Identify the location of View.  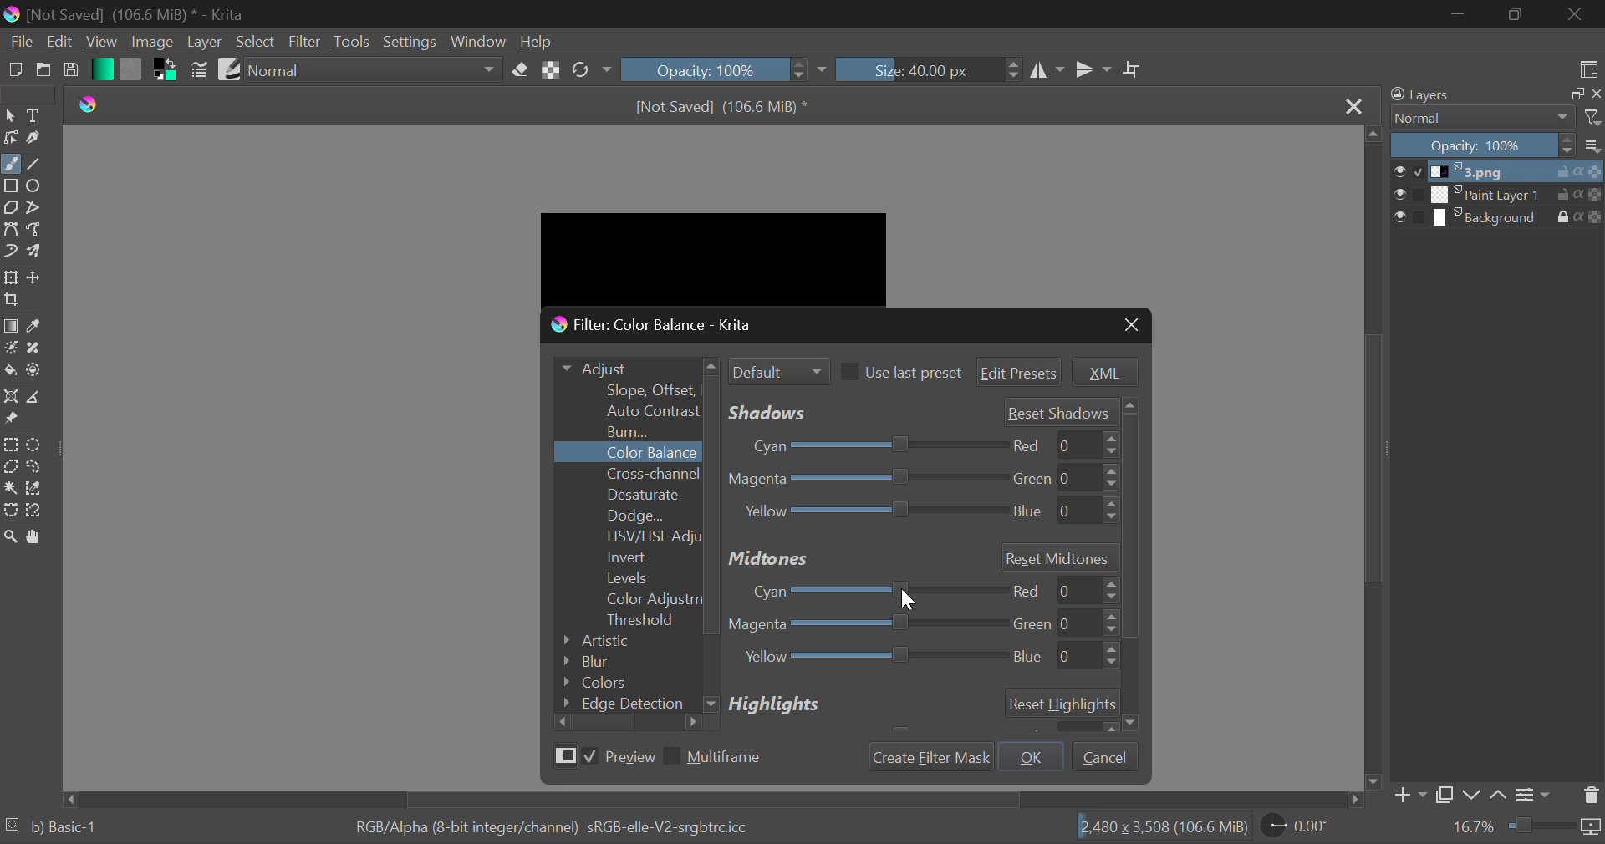
(101, 43).